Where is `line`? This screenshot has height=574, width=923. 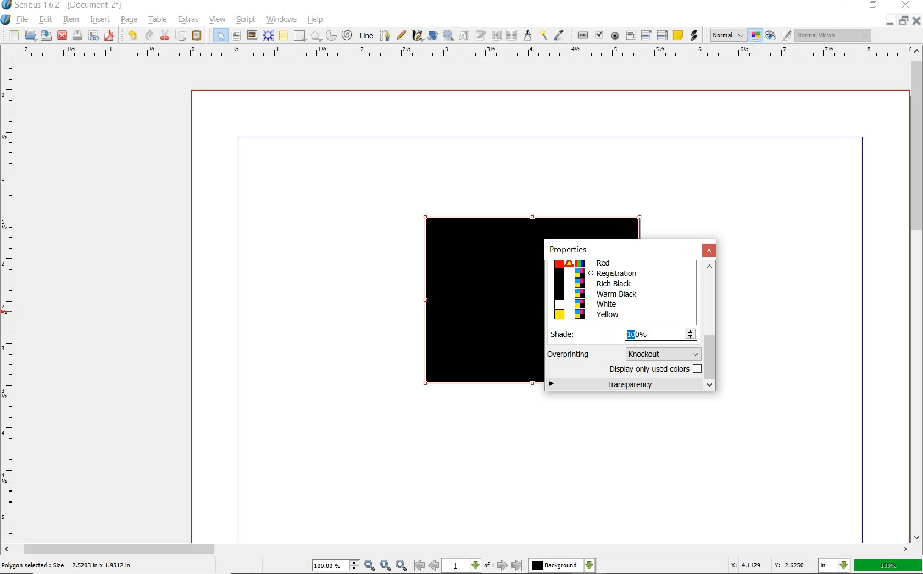
line is located at coordinates (366, 35).